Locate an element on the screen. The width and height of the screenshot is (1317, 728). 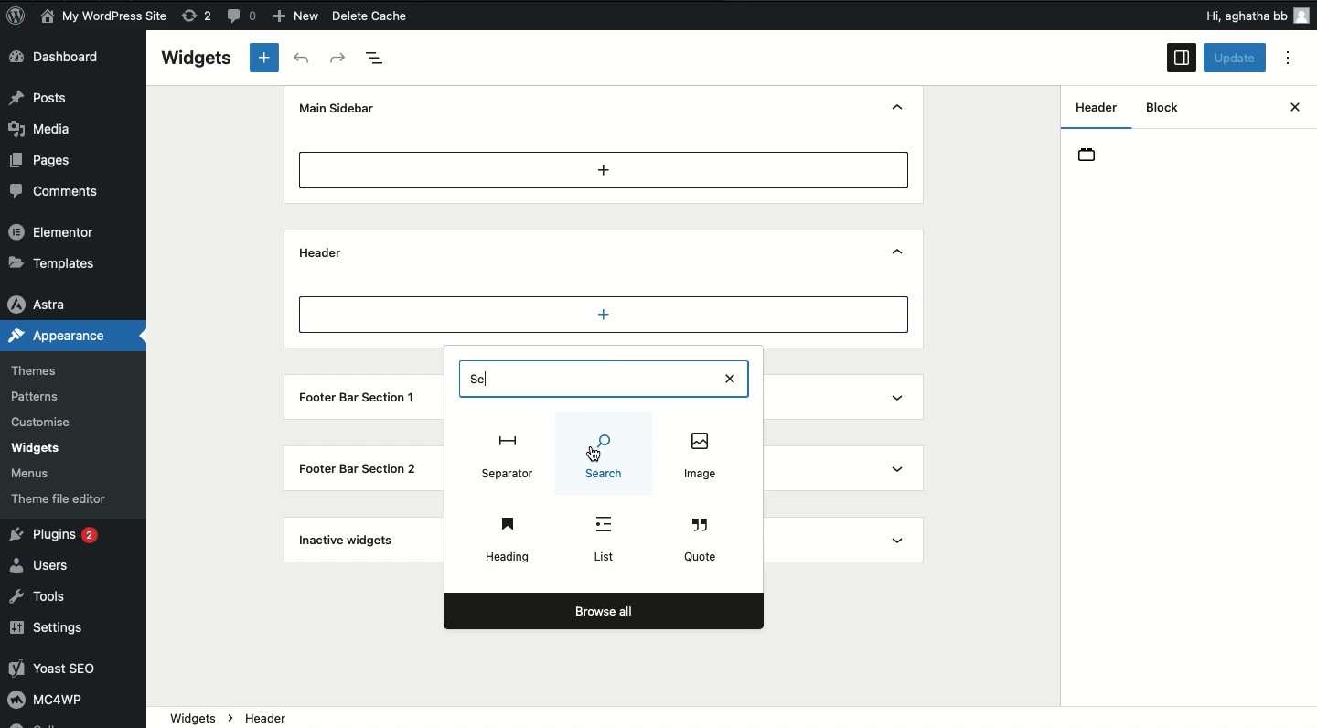
Document overview is located at coordinates (382, 58).